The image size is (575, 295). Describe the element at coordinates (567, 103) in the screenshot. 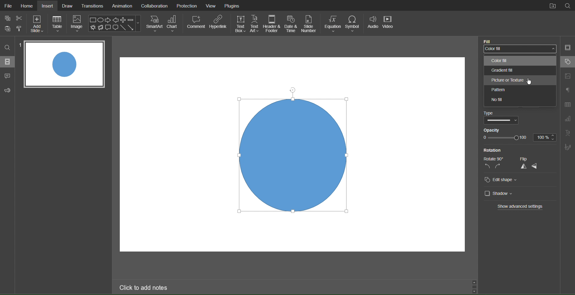

I see `Table Settings` at that location.